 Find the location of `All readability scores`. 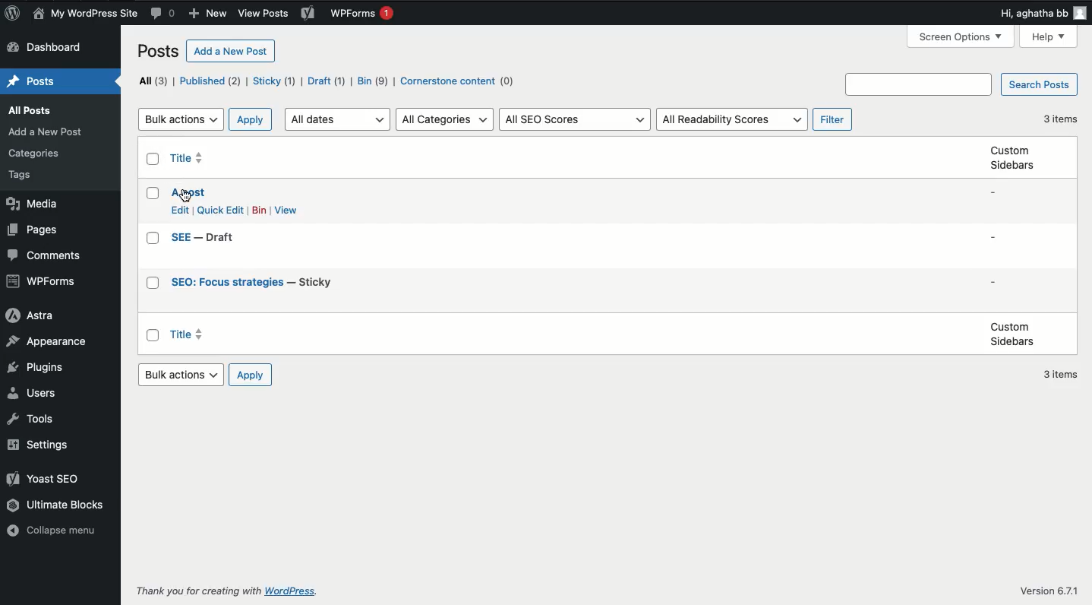

All readability scores is located at coordinates (732, 120).